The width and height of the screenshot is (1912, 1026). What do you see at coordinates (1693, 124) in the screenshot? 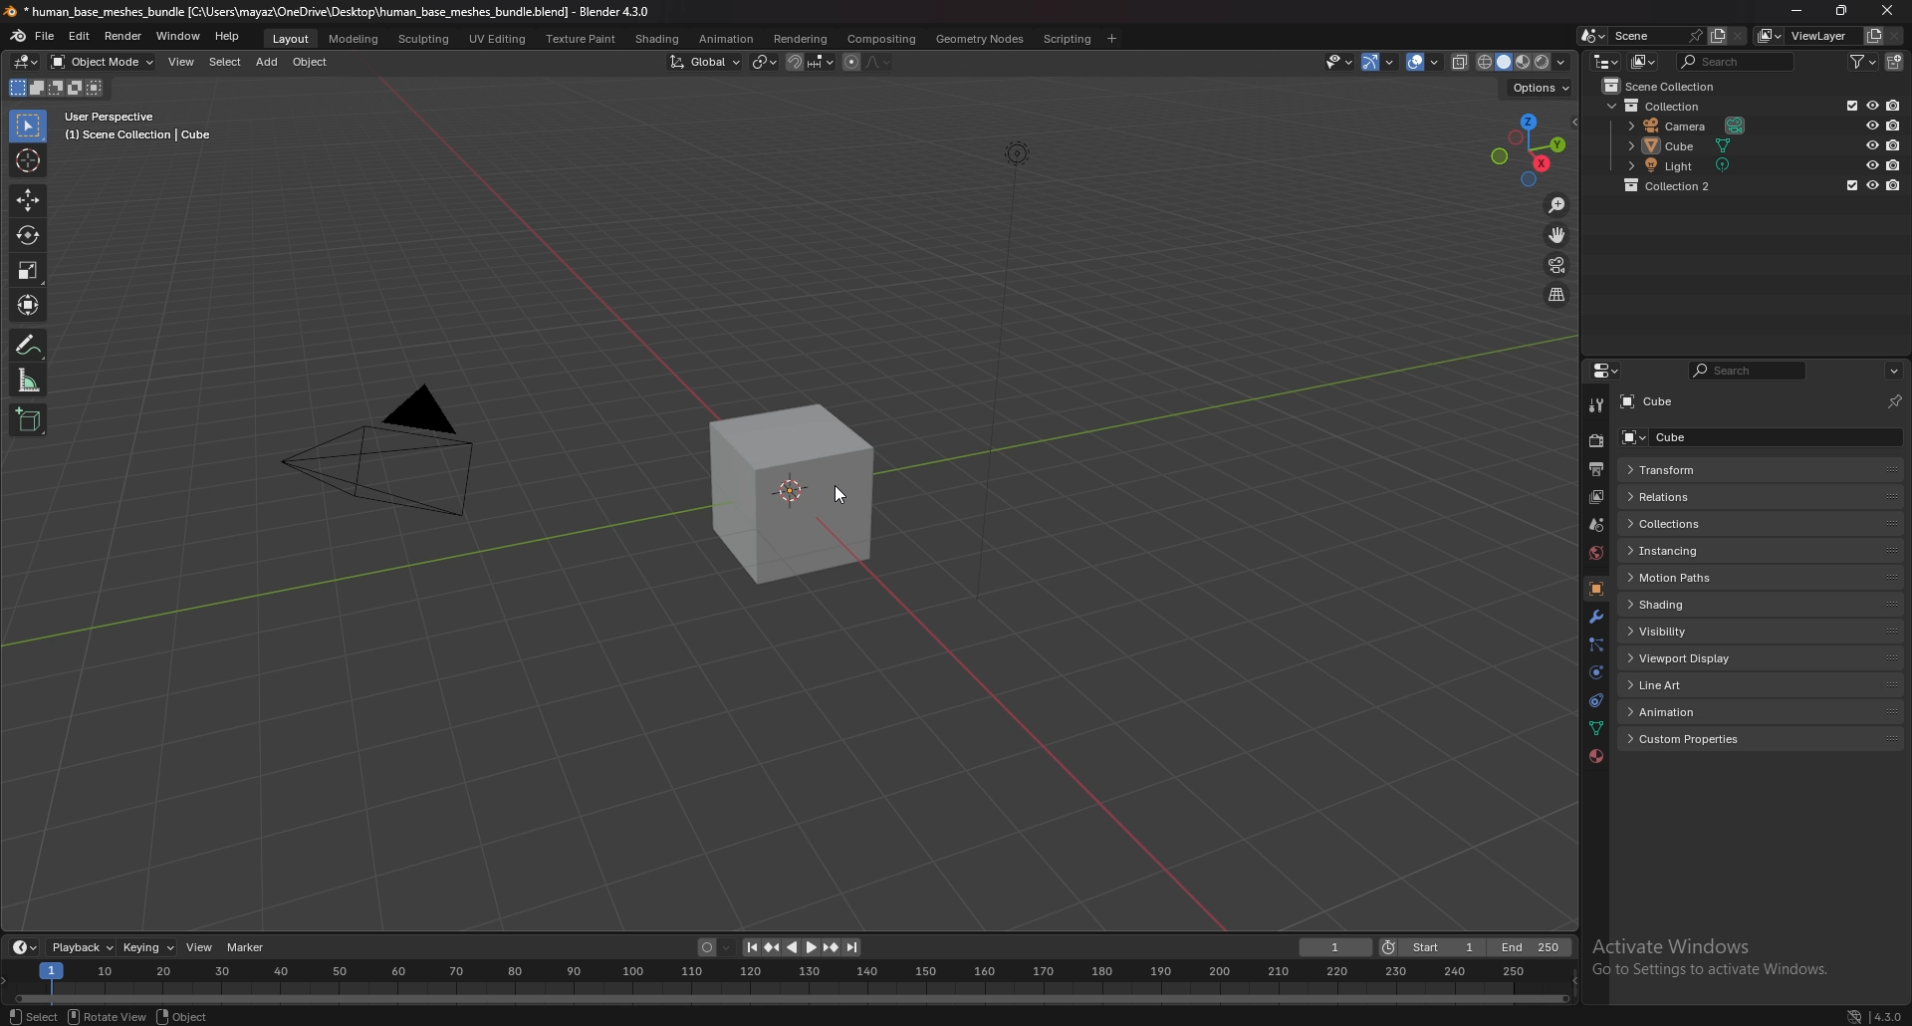
I see `camera` at bounding box center [1693, 124].